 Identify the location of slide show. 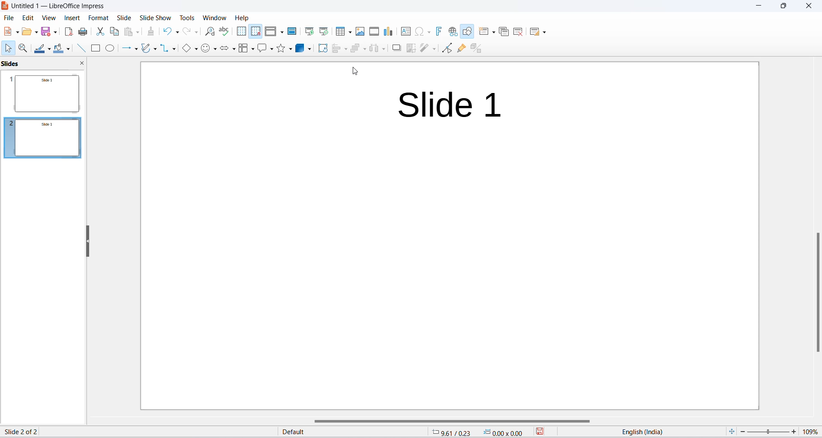
(154, 17).